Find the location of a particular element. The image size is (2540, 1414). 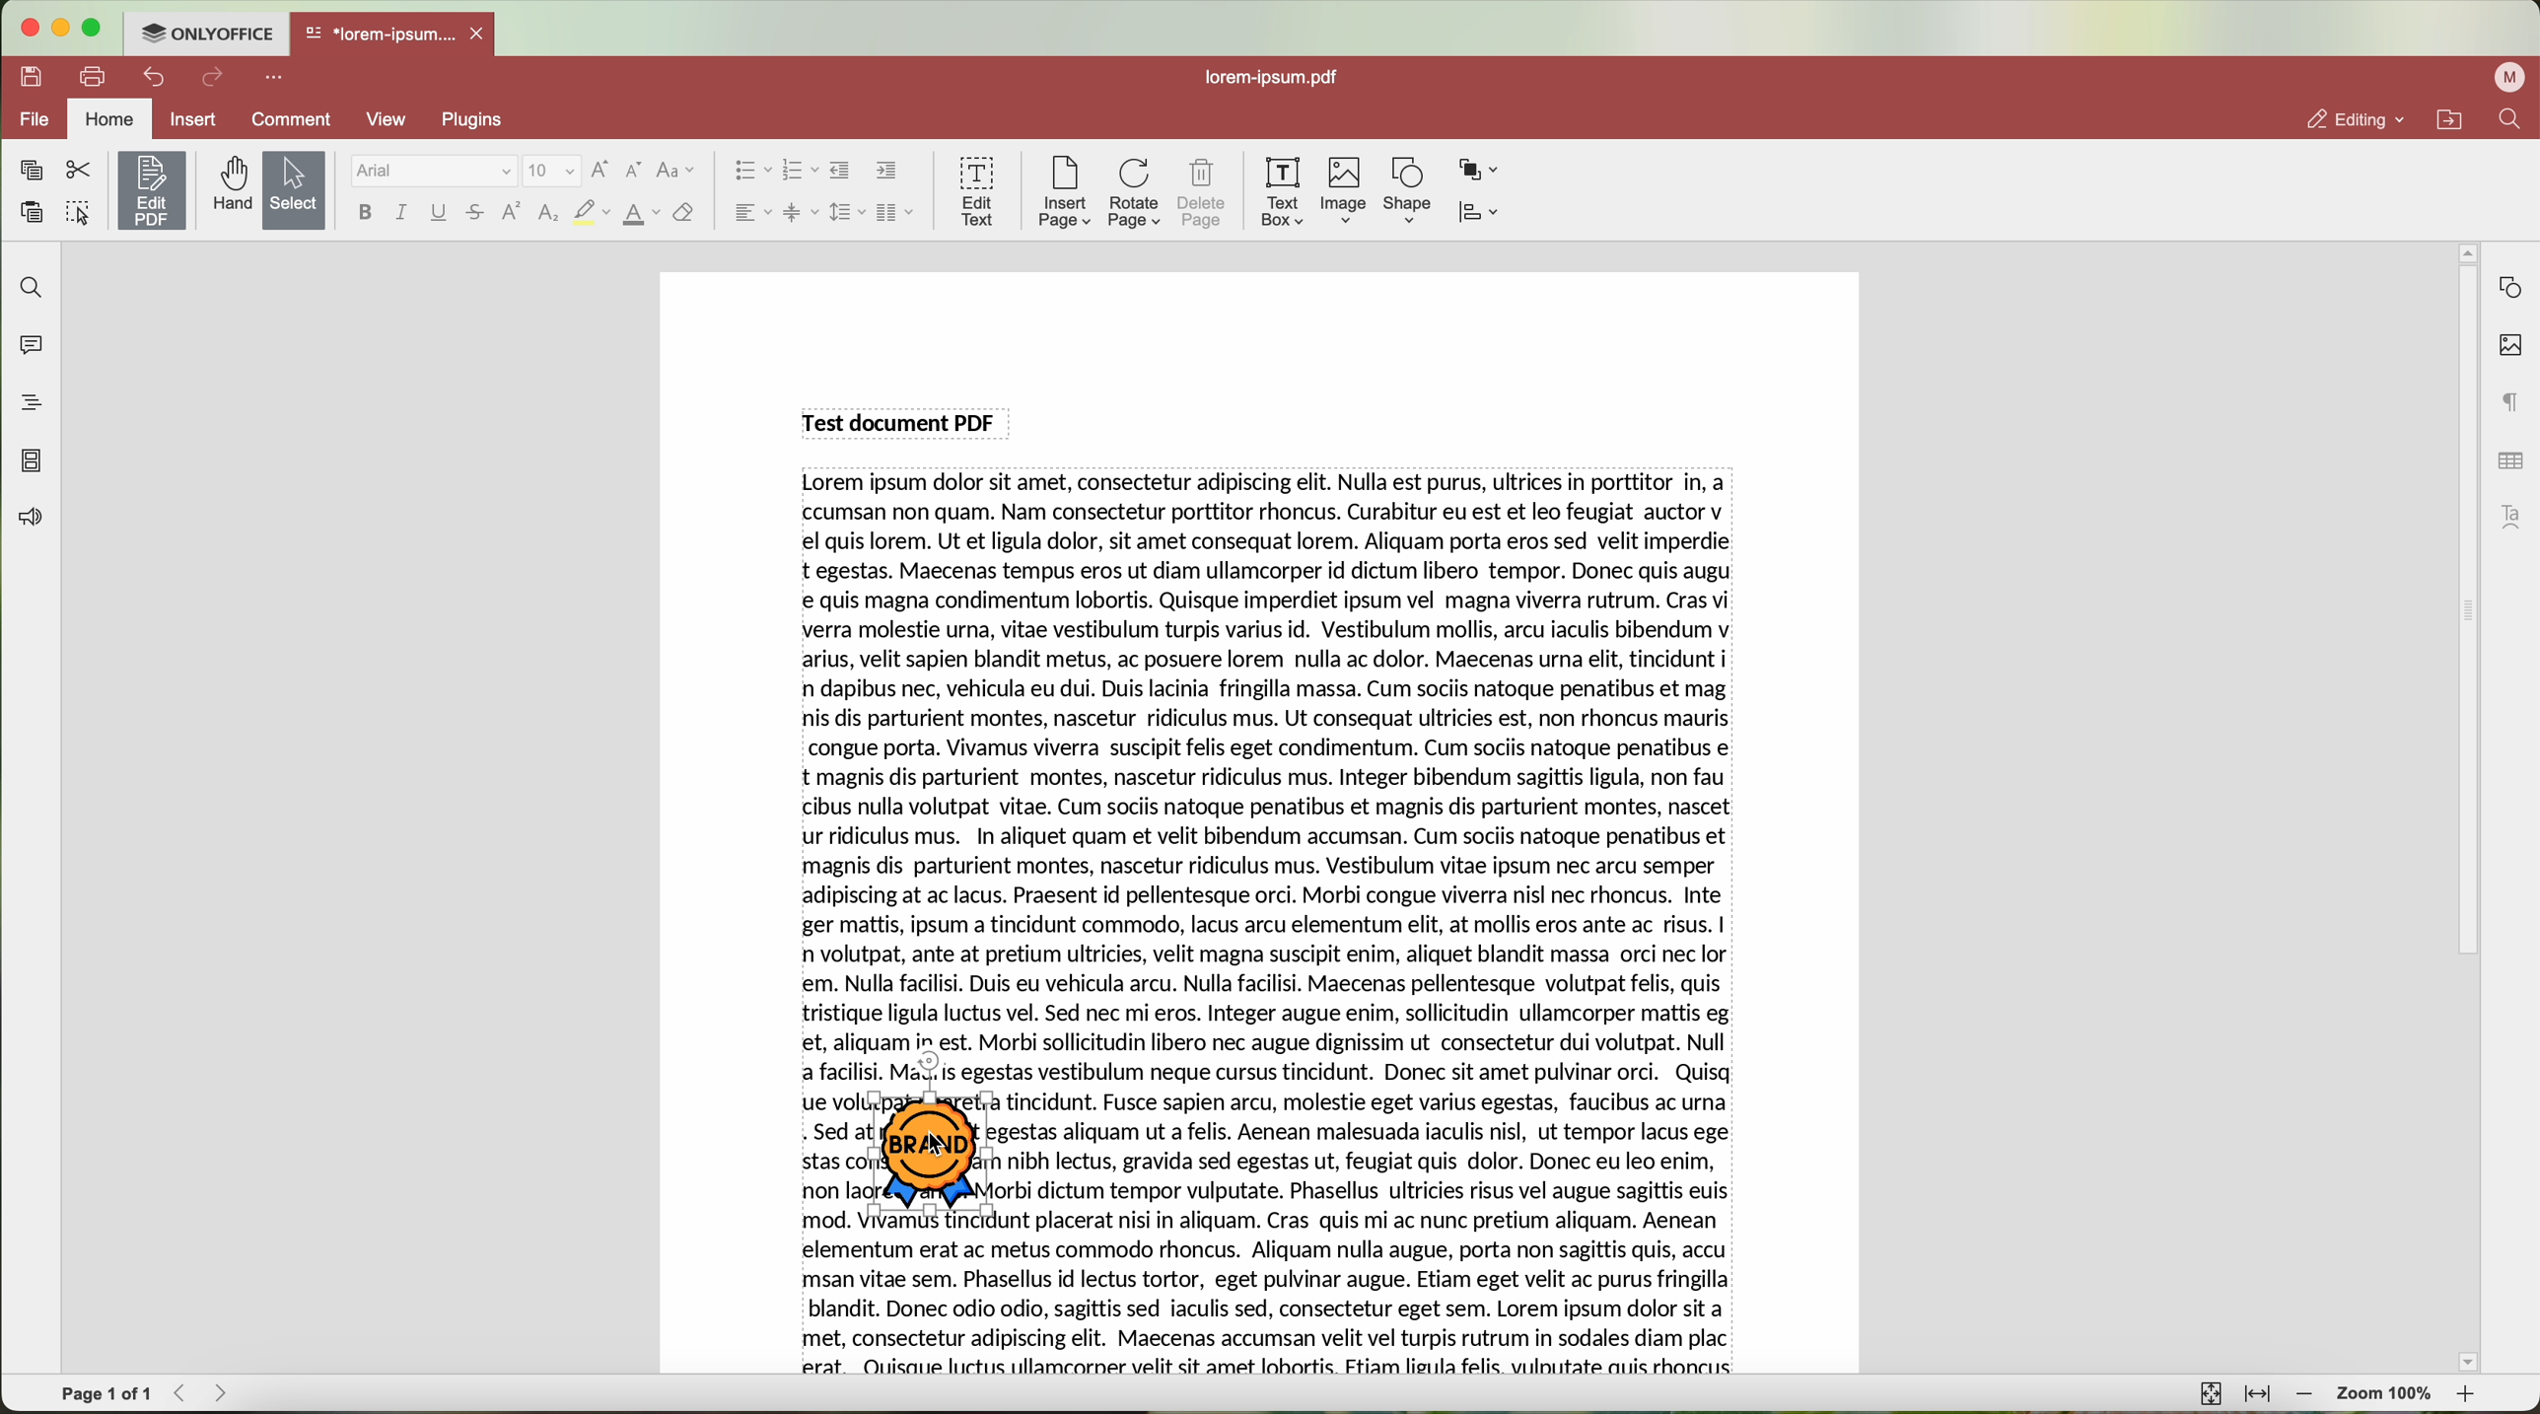

hand is located at coordinates (230, 184).